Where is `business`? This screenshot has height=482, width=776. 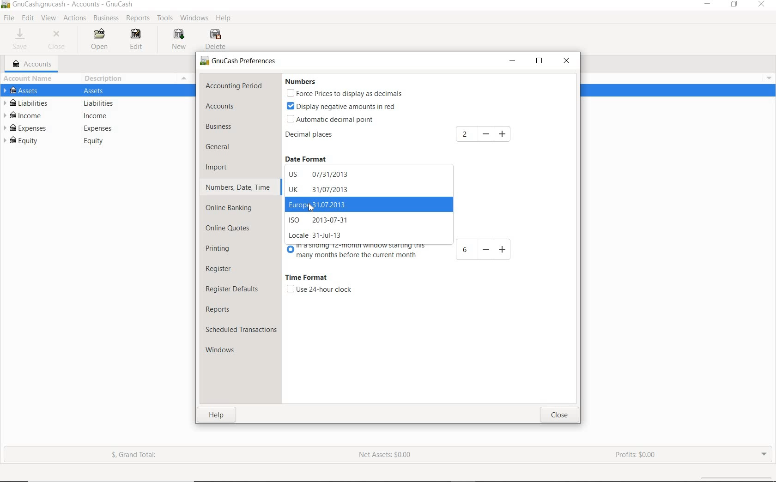 business is located at coordinates (231, 128).